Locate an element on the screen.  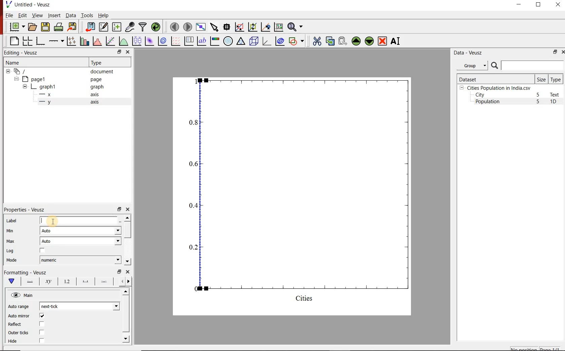
Max is located at coordinates (10, 241).